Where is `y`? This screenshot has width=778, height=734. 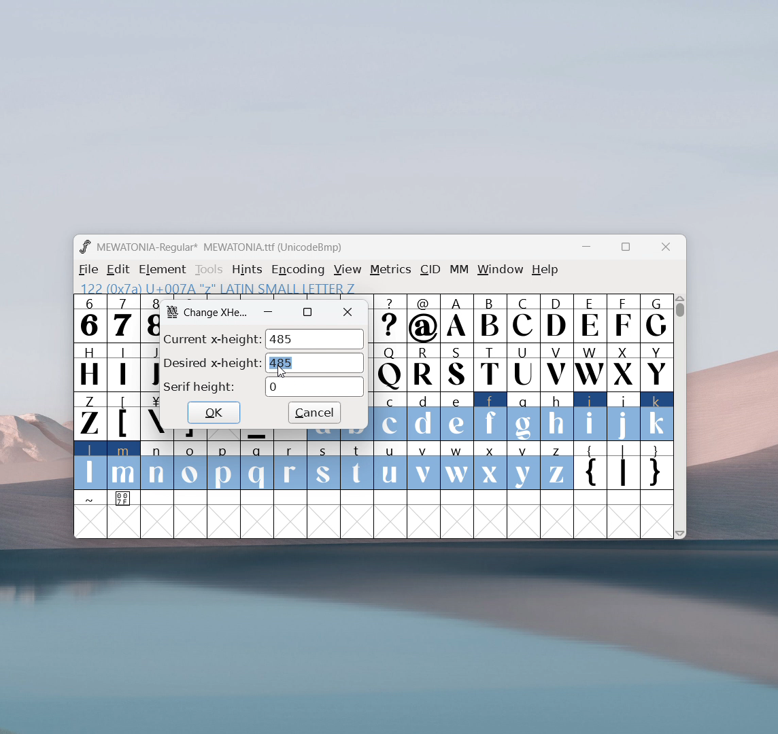 y is located at coordinates (524, 466).